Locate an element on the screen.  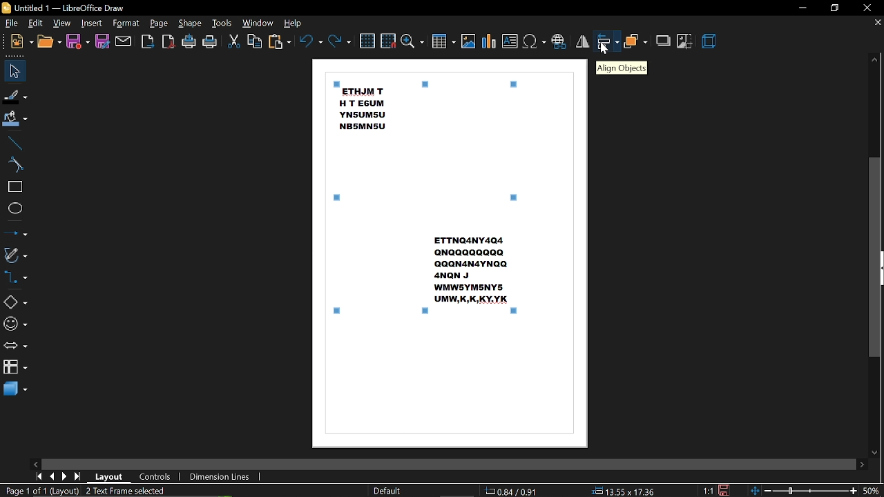
Move up is located at coordinates (874, 61).